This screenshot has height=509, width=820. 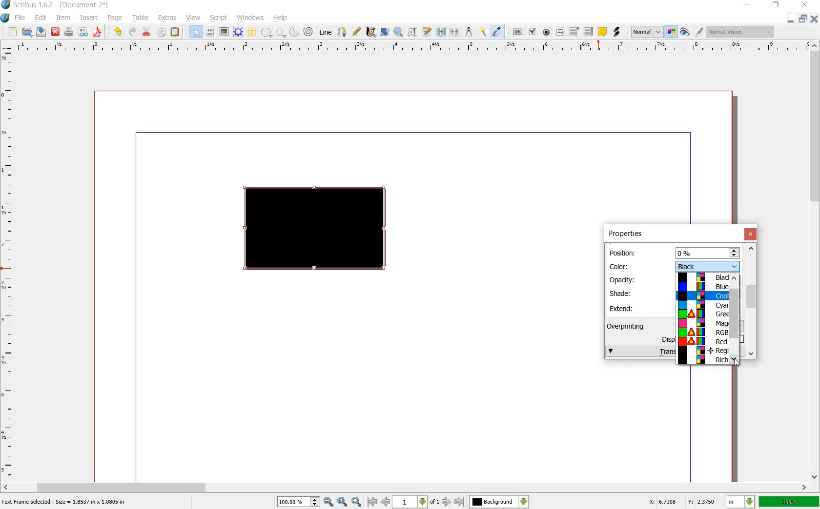 What do you see at coordinates (588, 31) in the screenshot?
I see `pdf list box` at bounding box center [588, 31].